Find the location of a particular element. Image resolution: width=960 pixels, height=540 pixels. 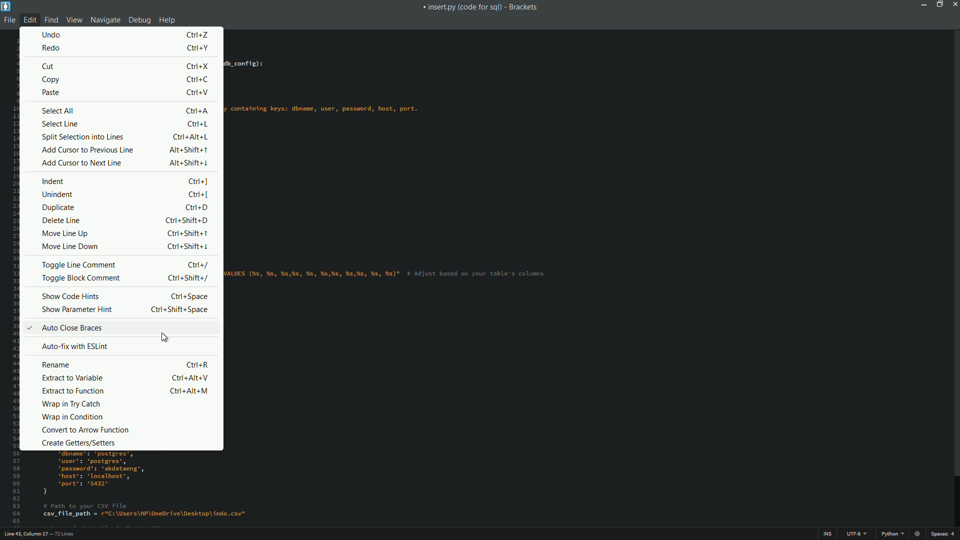

paste is located at coordinates (50, 93).